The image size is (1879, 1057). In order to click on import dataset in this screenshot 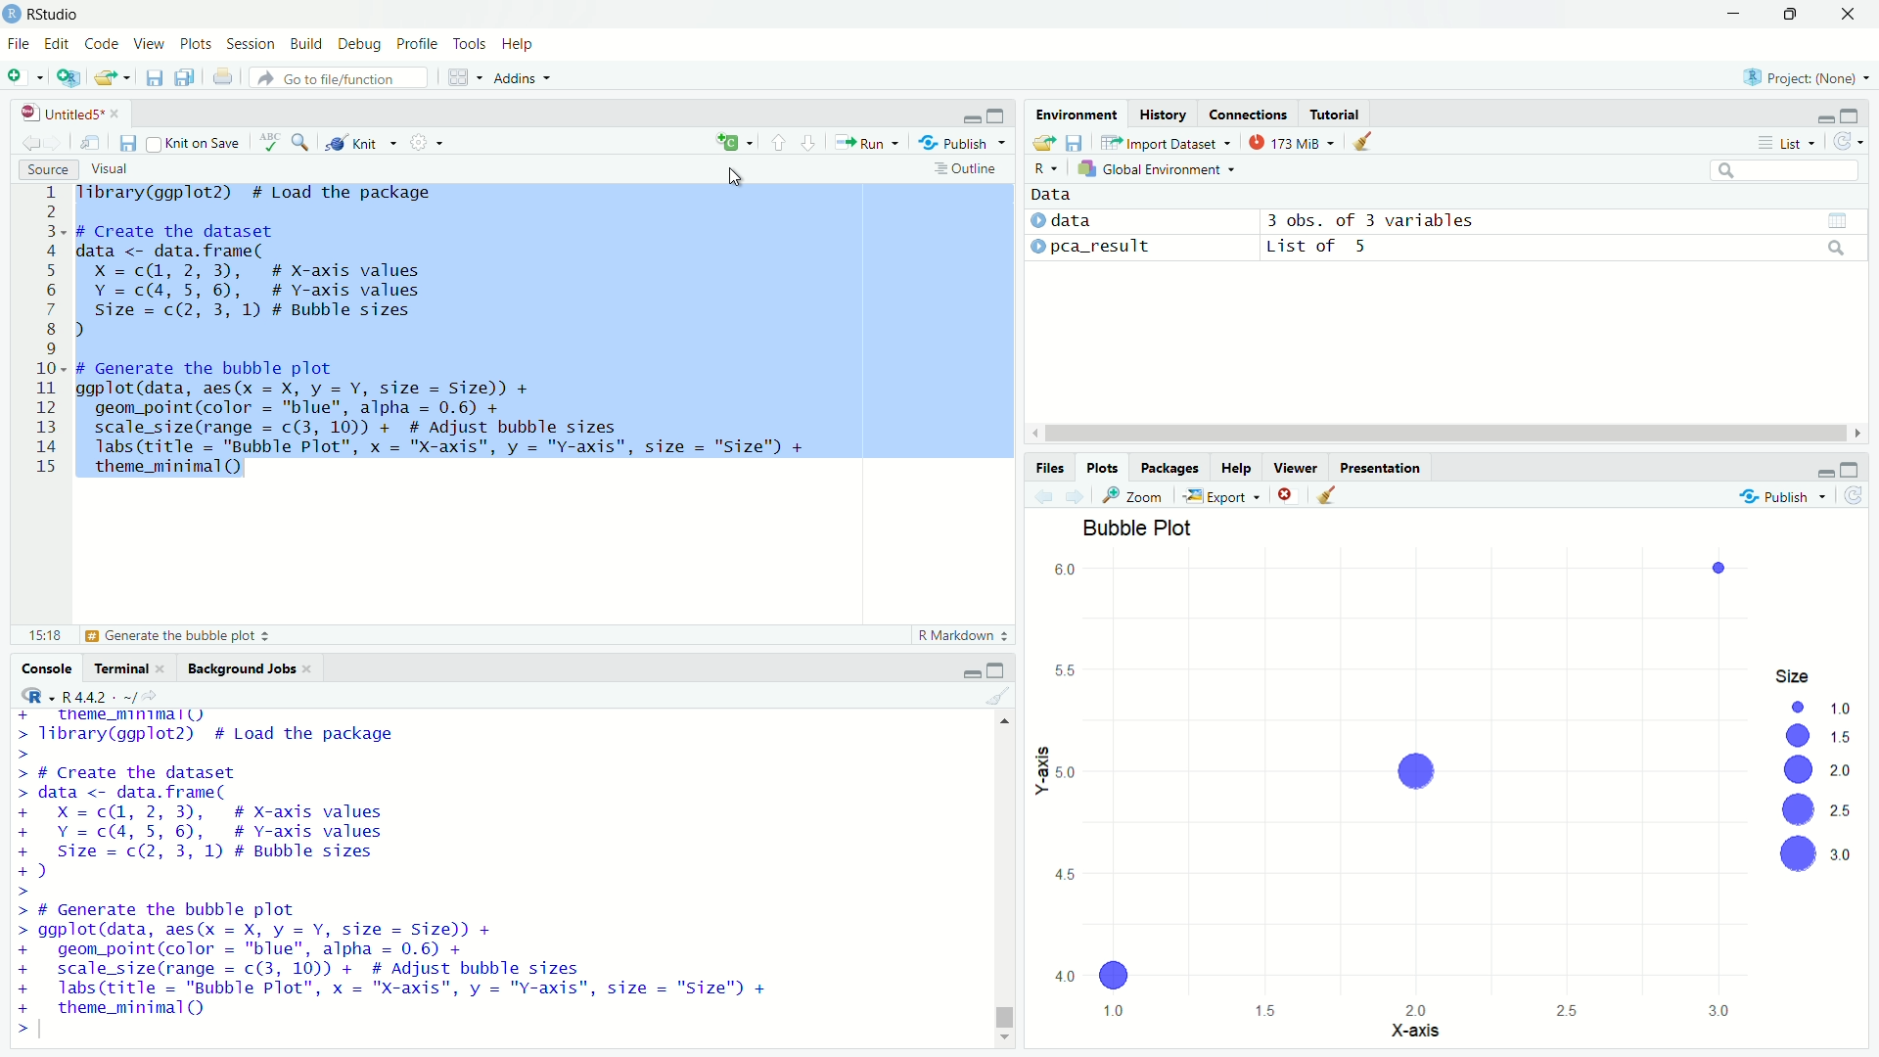, I will do `click(1165, 143)`.